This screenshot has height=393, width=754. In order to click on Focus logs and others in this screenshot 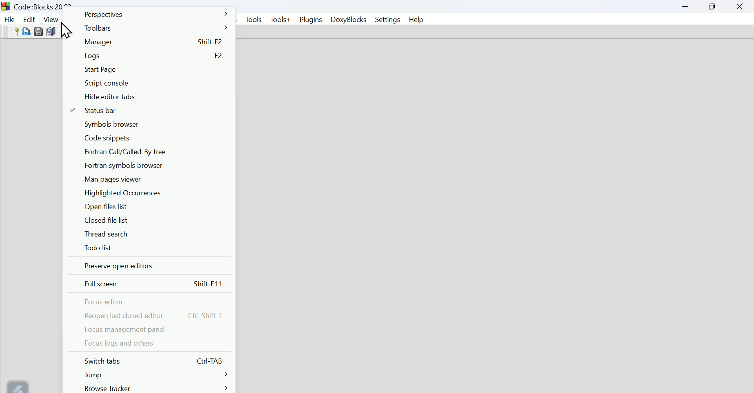, I will do `click(126, 343)`.